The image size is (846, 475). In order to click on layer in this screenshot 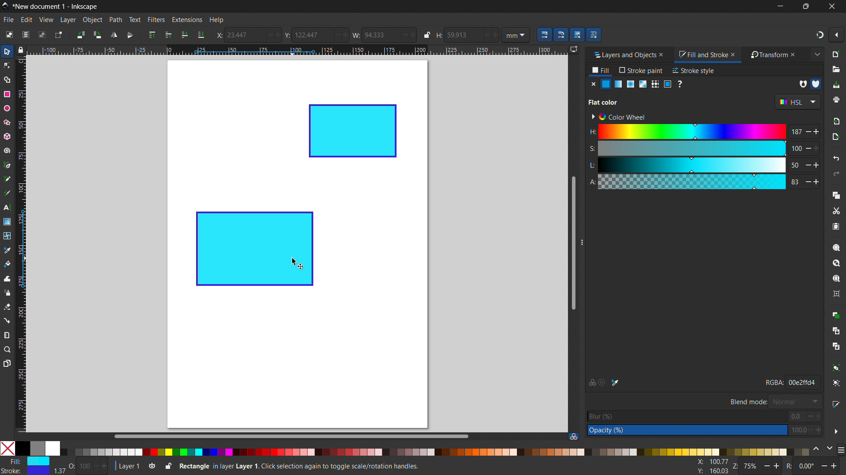, I will do `click(68, 20)`.